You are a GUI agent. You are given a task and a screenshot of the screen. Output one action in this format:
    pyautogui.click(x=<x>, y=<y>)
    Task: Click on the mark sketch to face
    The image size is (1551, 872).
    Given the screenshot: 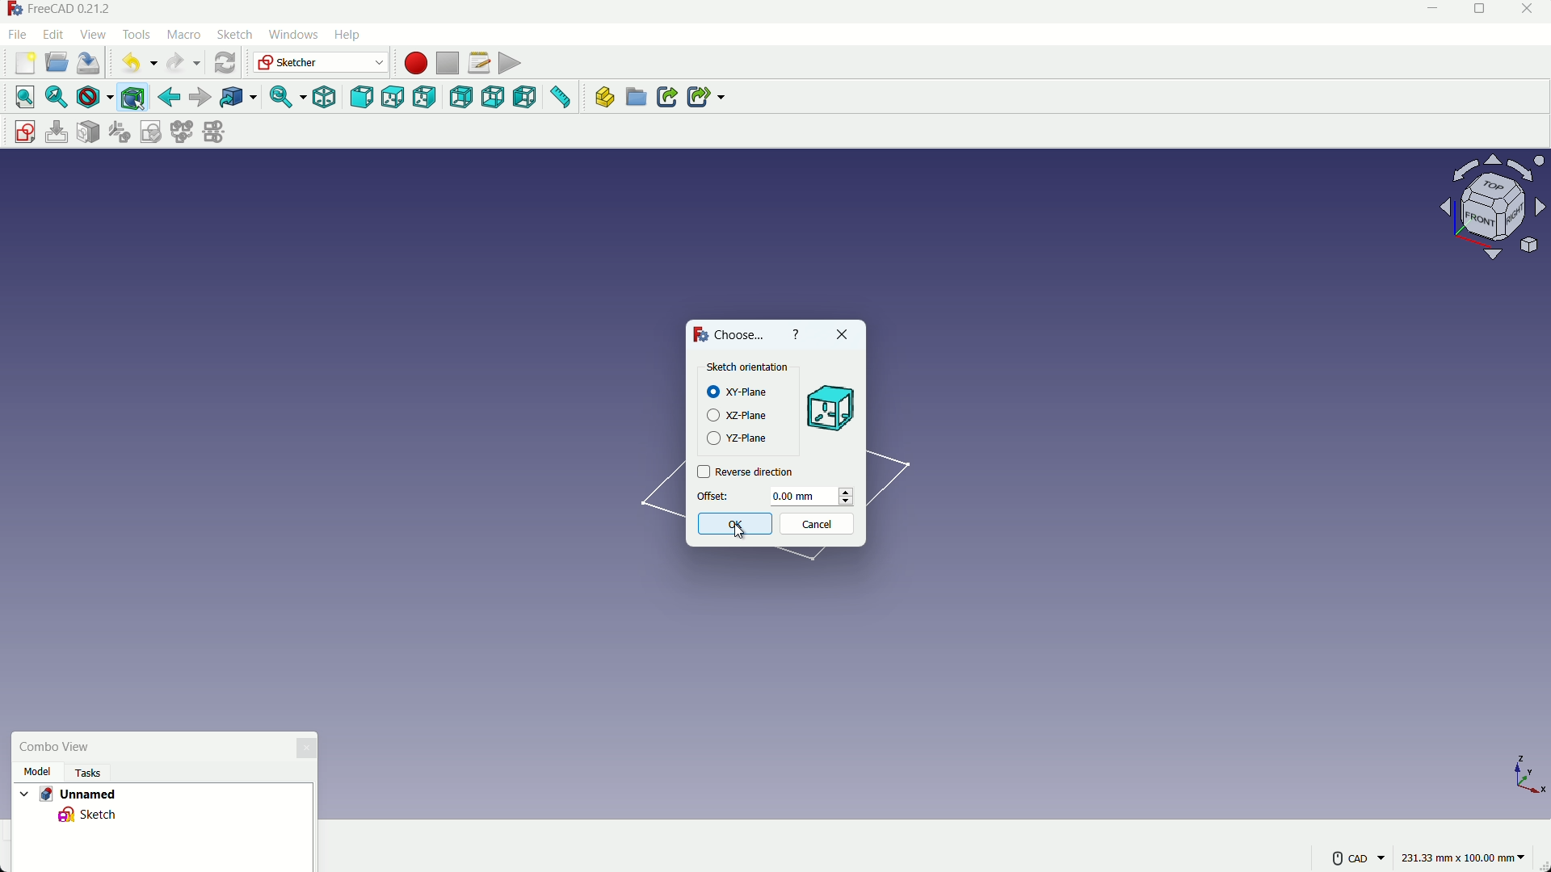 What is the action you would take?
    pyautogui.click(x=86, y=132)
    